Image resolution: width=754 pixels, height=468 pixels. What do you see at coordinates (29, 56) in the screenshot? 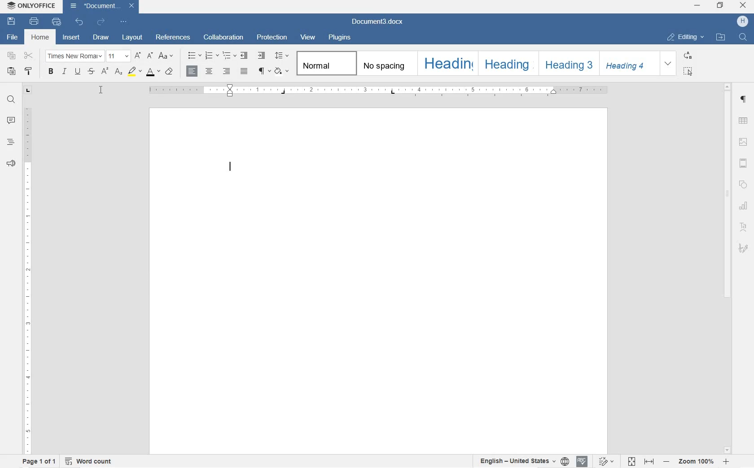
I see `CUT` at bounding box center [29, 56].